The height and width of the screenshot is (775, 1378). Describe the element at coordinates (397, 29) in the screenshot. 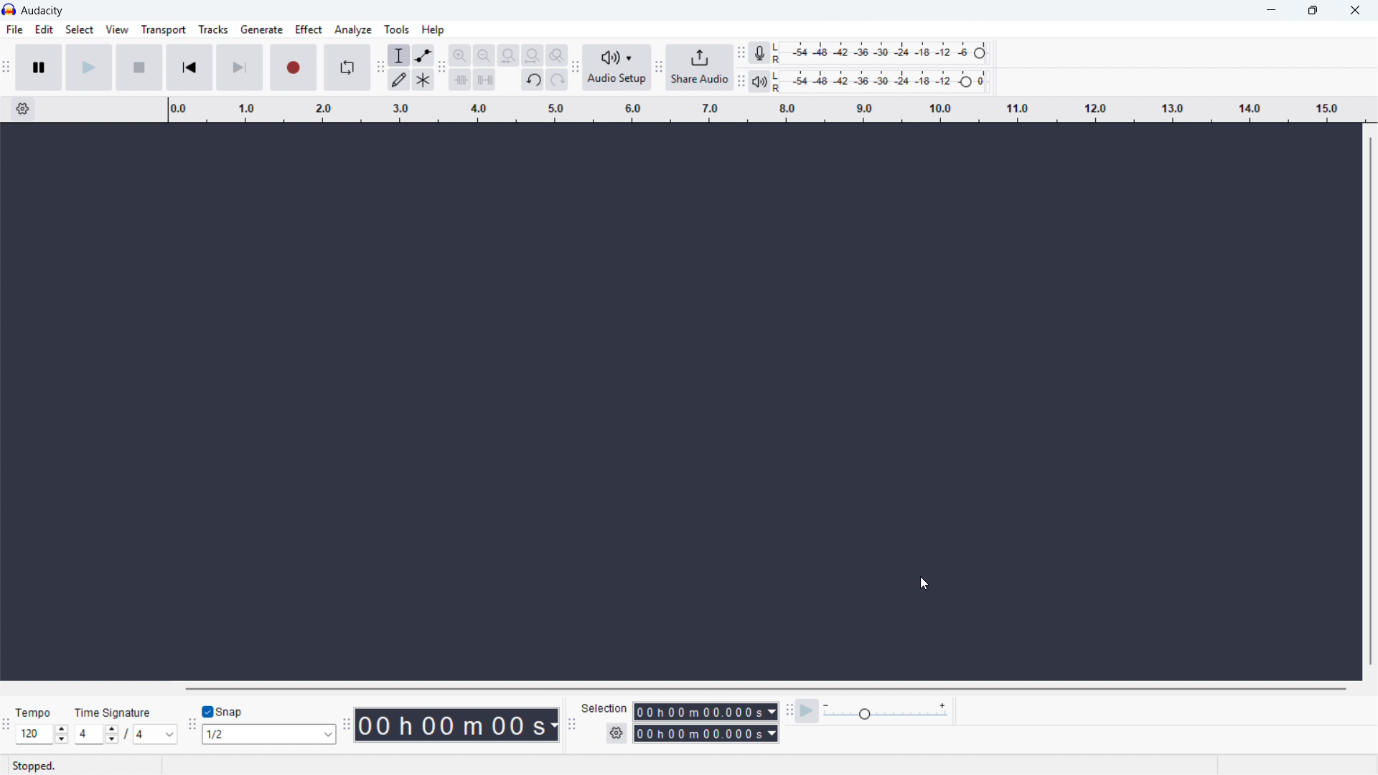

I see `tools` at that location.